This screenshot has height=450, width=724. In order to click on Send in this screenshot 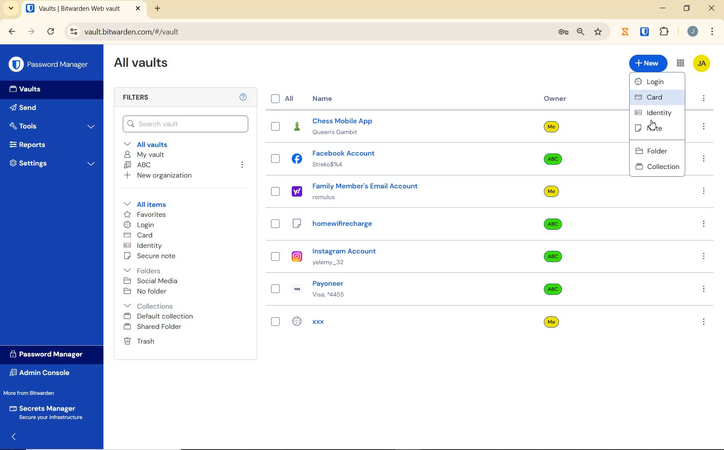, I will do `click(39, 109)`.